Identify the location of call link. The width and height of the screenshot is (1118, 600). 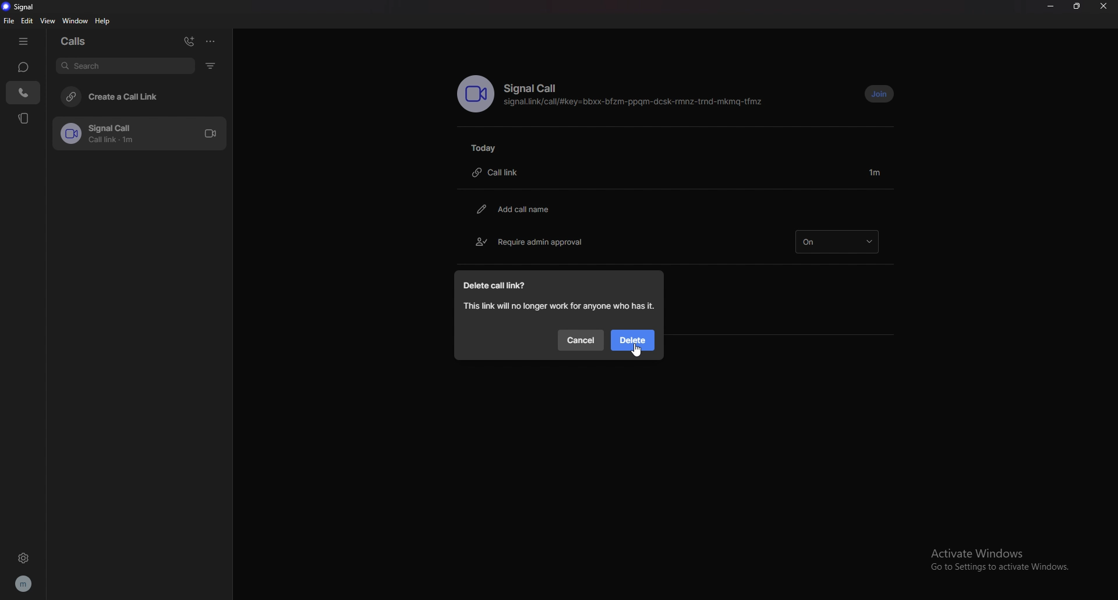
(502, 172).